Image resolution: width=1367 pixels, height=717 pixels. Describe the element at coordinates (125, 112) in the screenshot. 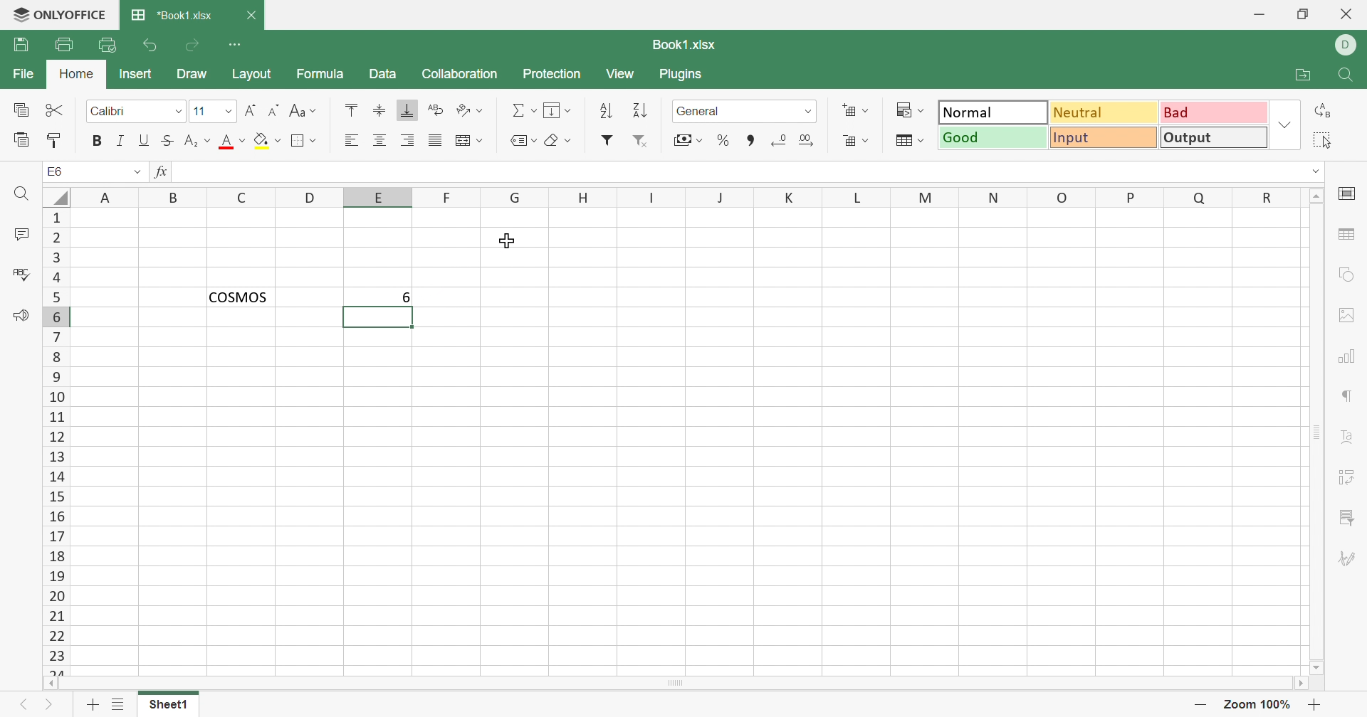

I see `Font` at that location.